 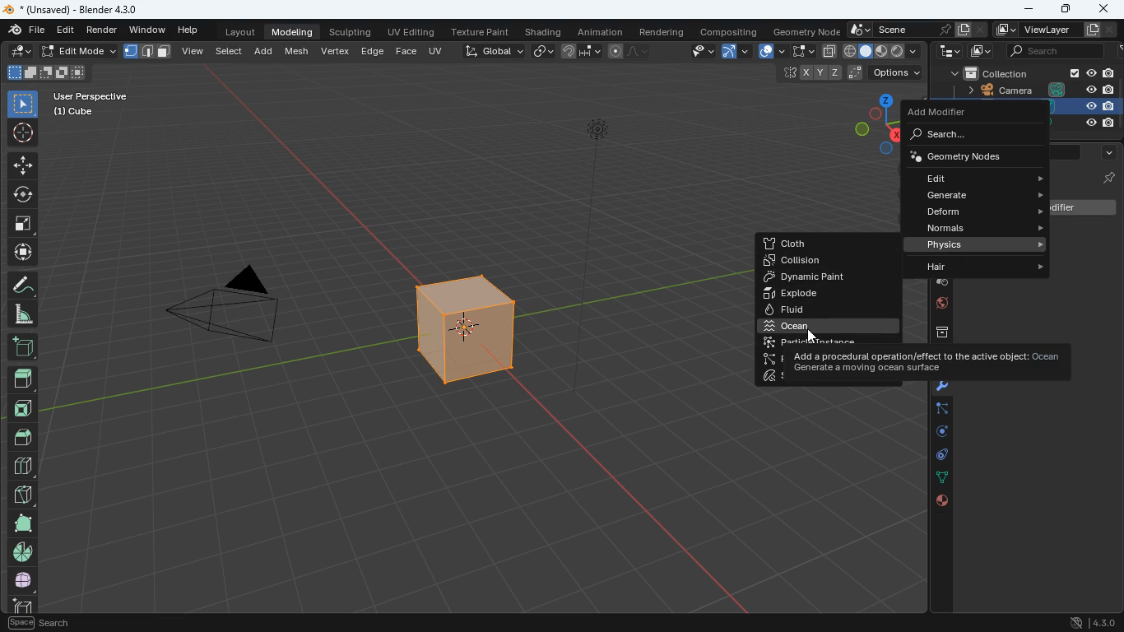 What do you see at coordinates (22, 379) in the screenshot?
I see `head` at bounding box center [22, 379].